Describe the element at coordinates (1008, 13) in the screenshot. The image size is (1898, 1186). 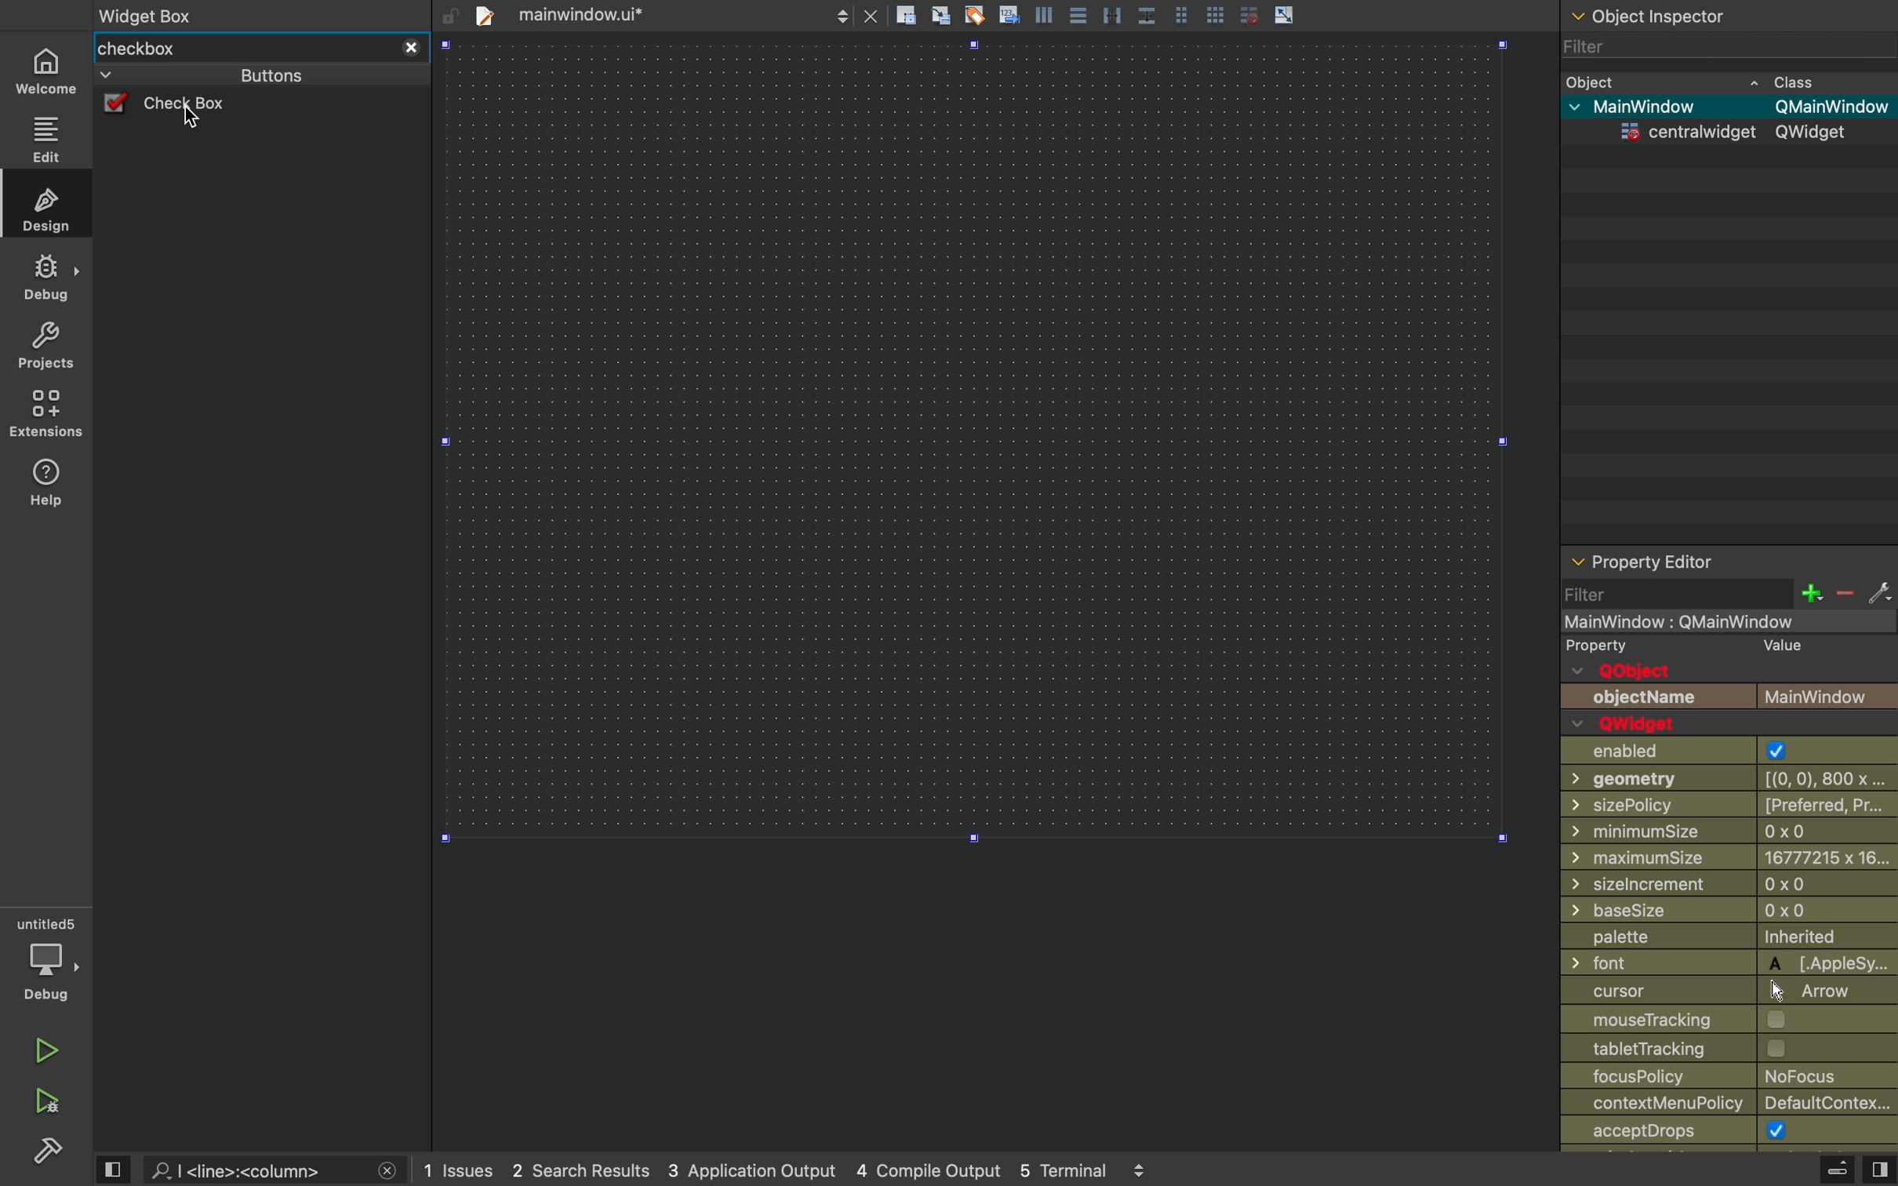
I see `insert text` at that location.